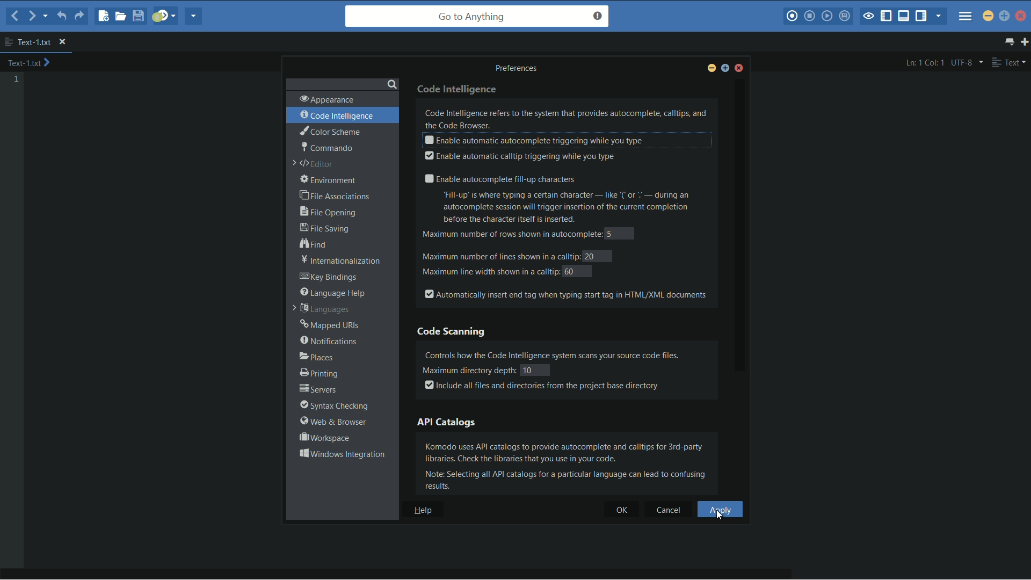  What do you see at coordinates (194, 17) in the screenshot?
I see `share current file` at bounding box center [194, 17].